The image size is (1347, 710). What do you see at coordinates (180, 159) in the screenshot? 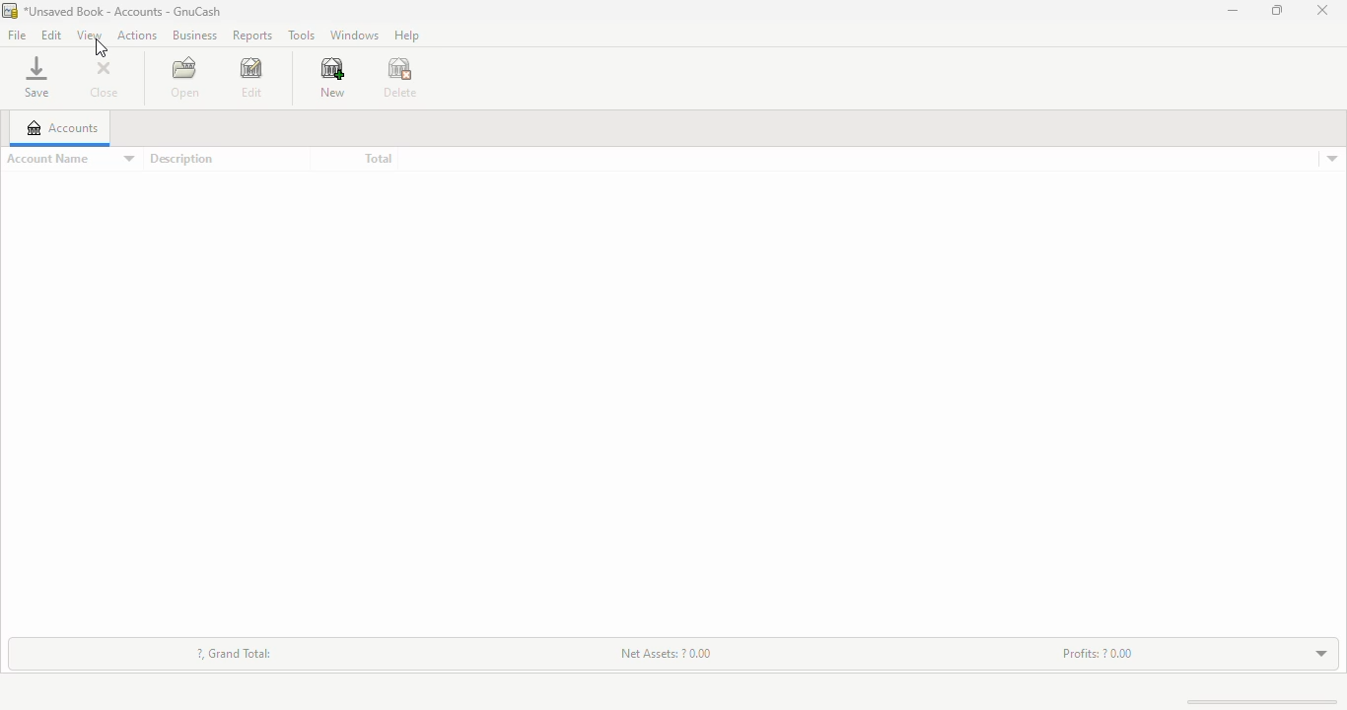
I see `description` at bounding box center [180, 159].